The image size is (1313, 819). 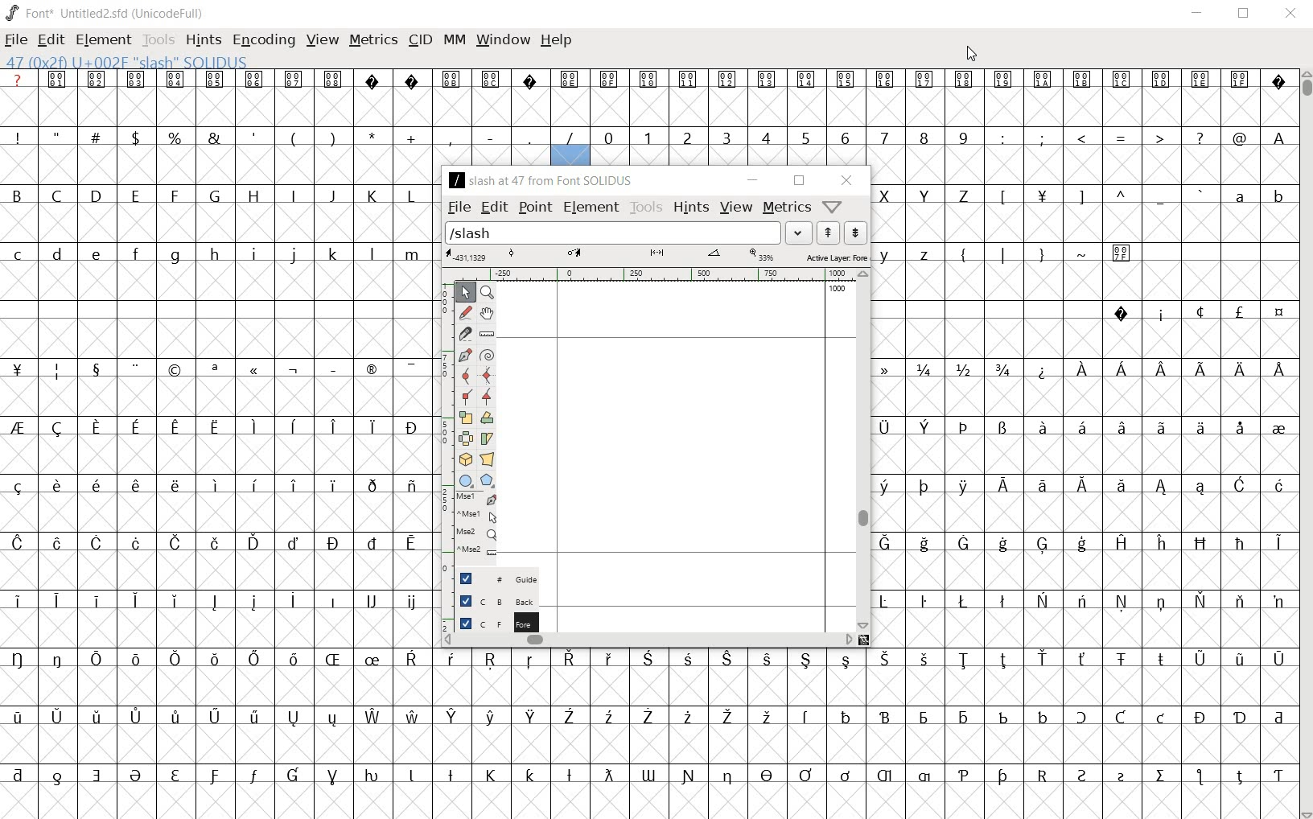 What do you see at coordinates (1255, 194) in the screenshot?
I see `a b` at bounding box center [1255, 194].